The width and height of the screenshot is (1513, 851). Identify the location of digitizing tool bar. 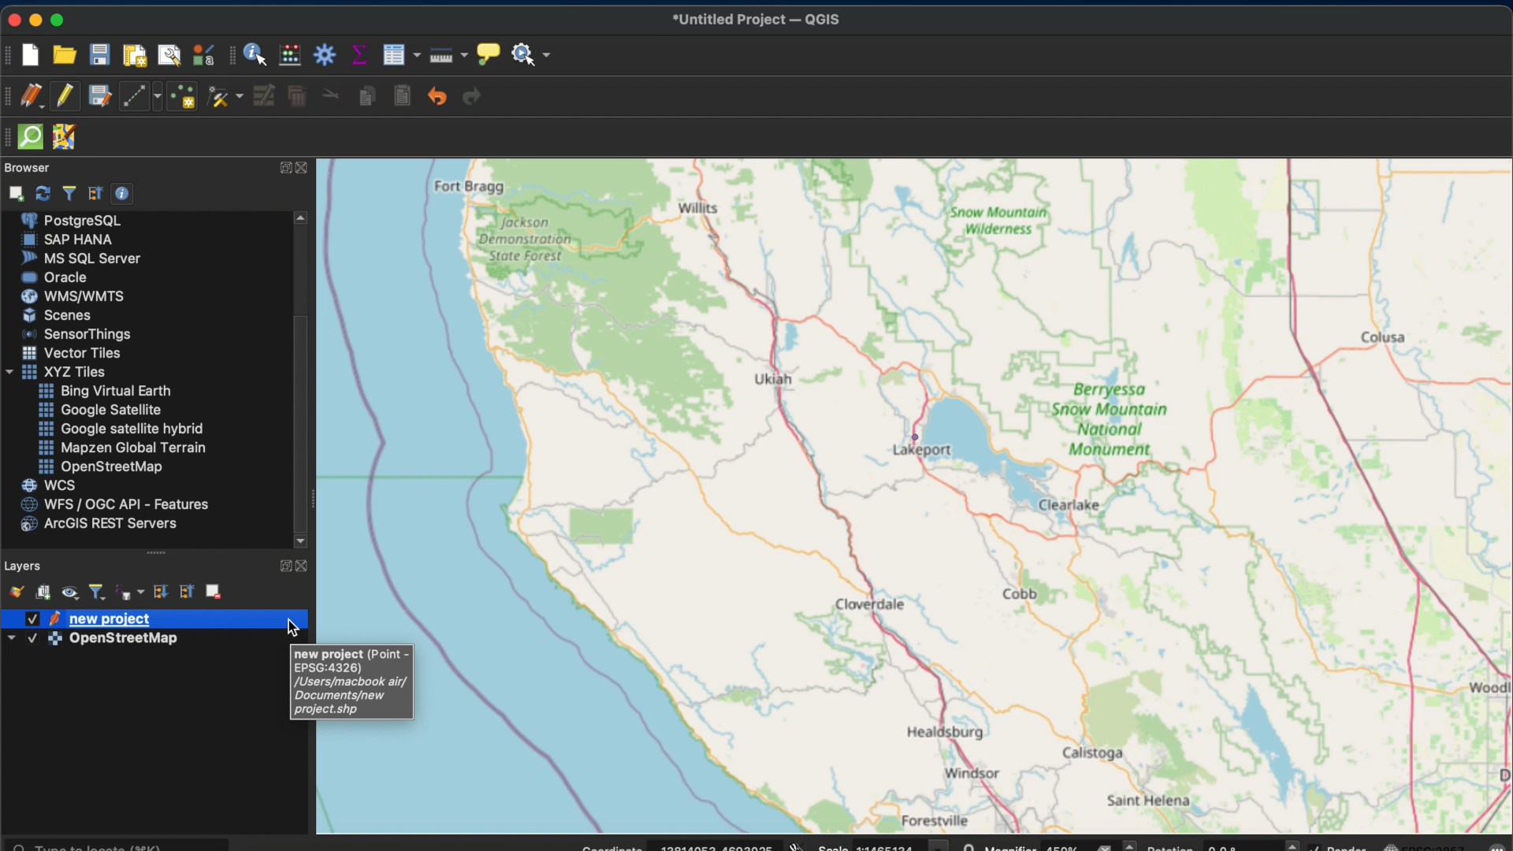
(10, 97).